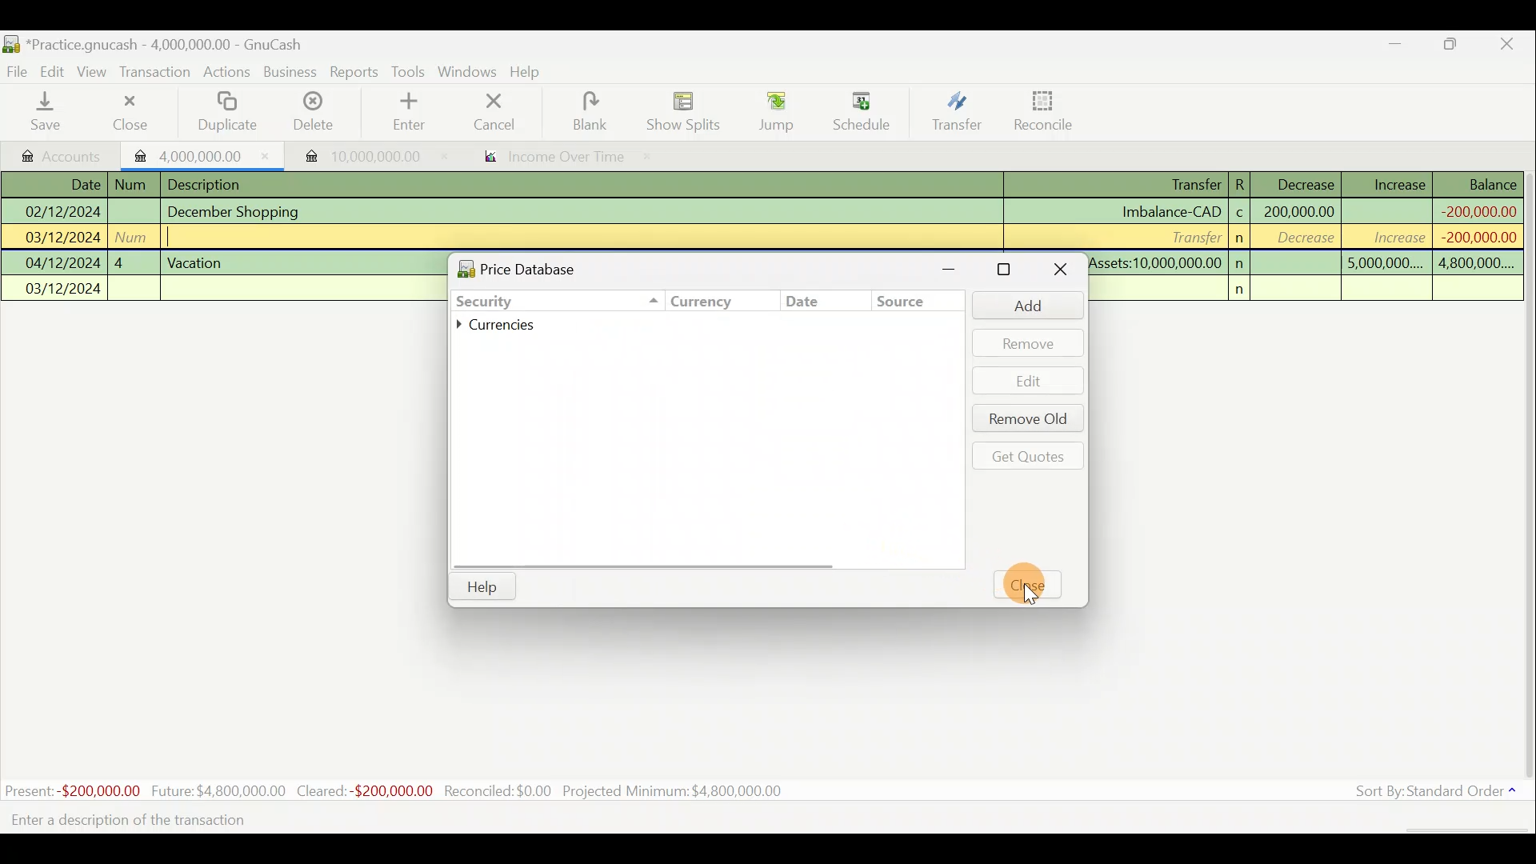 The image size is (1536, 864). What do you see at coordinates (1526, 479) in the screenshot?
I see `Scroll bar` at bounding box center [1526, 479].